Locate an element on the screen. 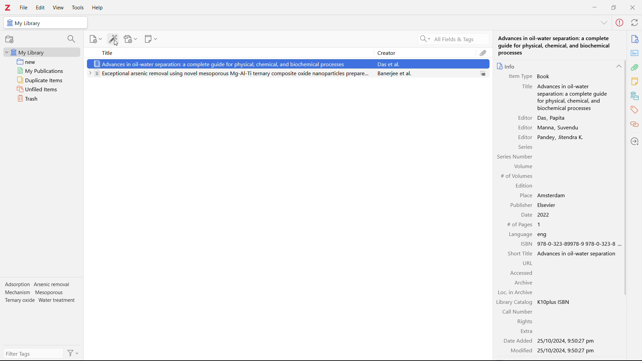 This screenshot has height=361, width=642. Accessed is located at coordinates (521, 273).